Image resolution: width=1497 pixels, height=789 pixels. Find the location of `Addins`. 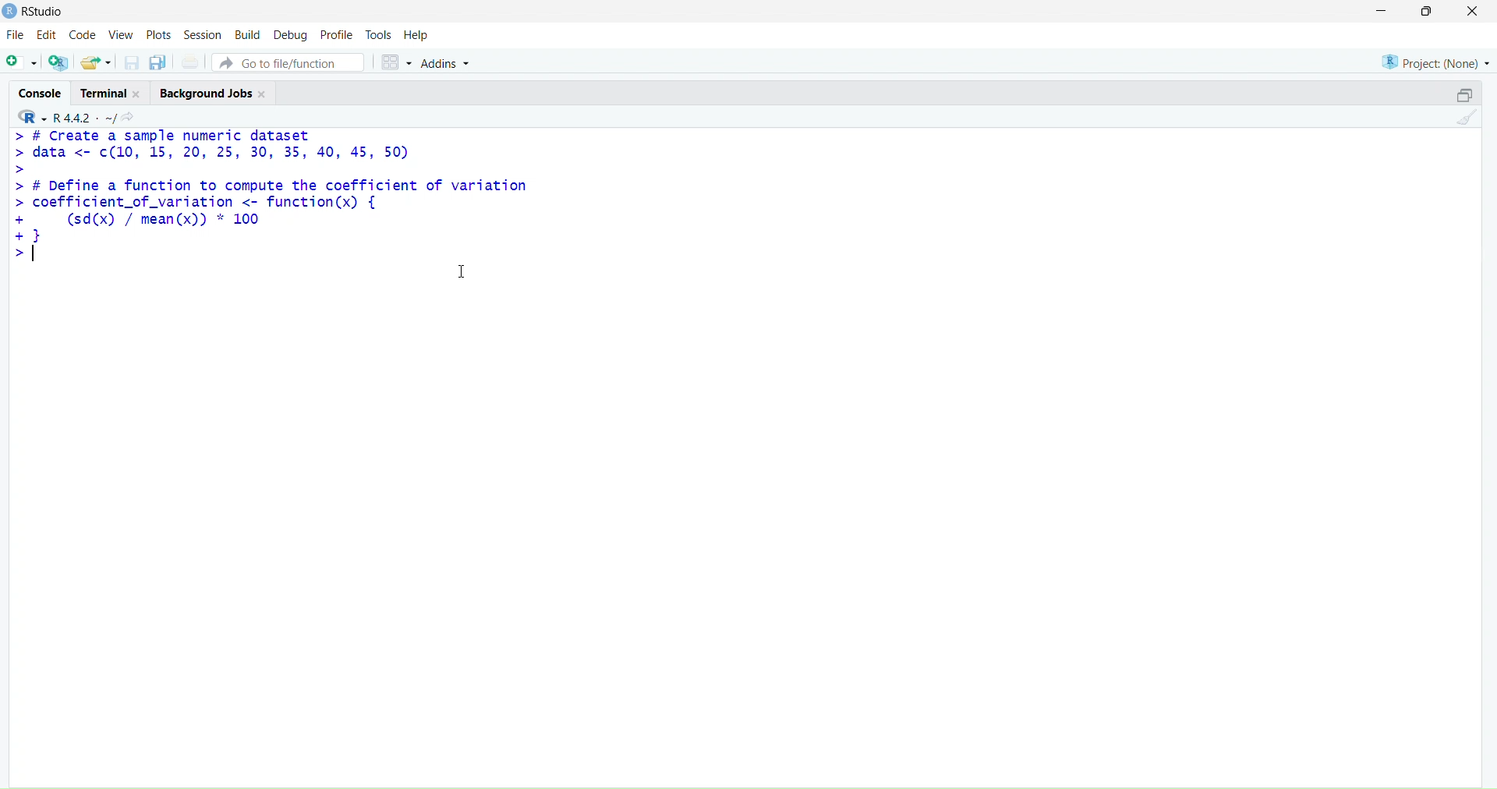

Addins is located at coordinates (447, 64).